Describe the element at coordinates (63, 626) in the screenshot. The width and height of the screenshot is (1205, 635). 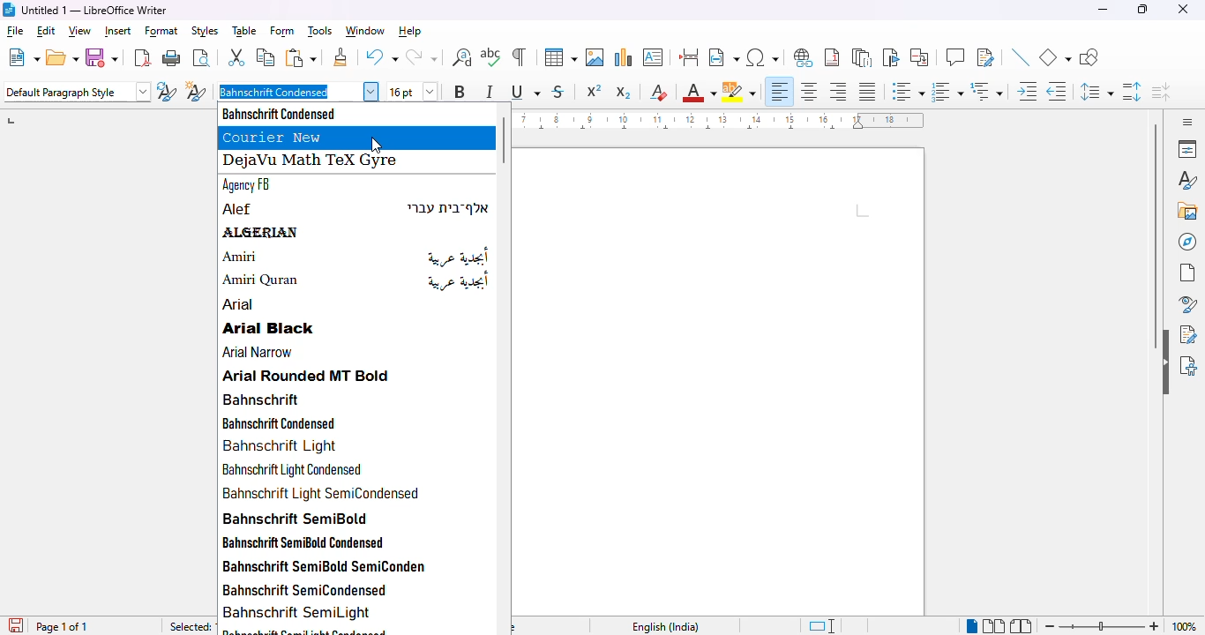
I see `page of 1 of 1` at that location.